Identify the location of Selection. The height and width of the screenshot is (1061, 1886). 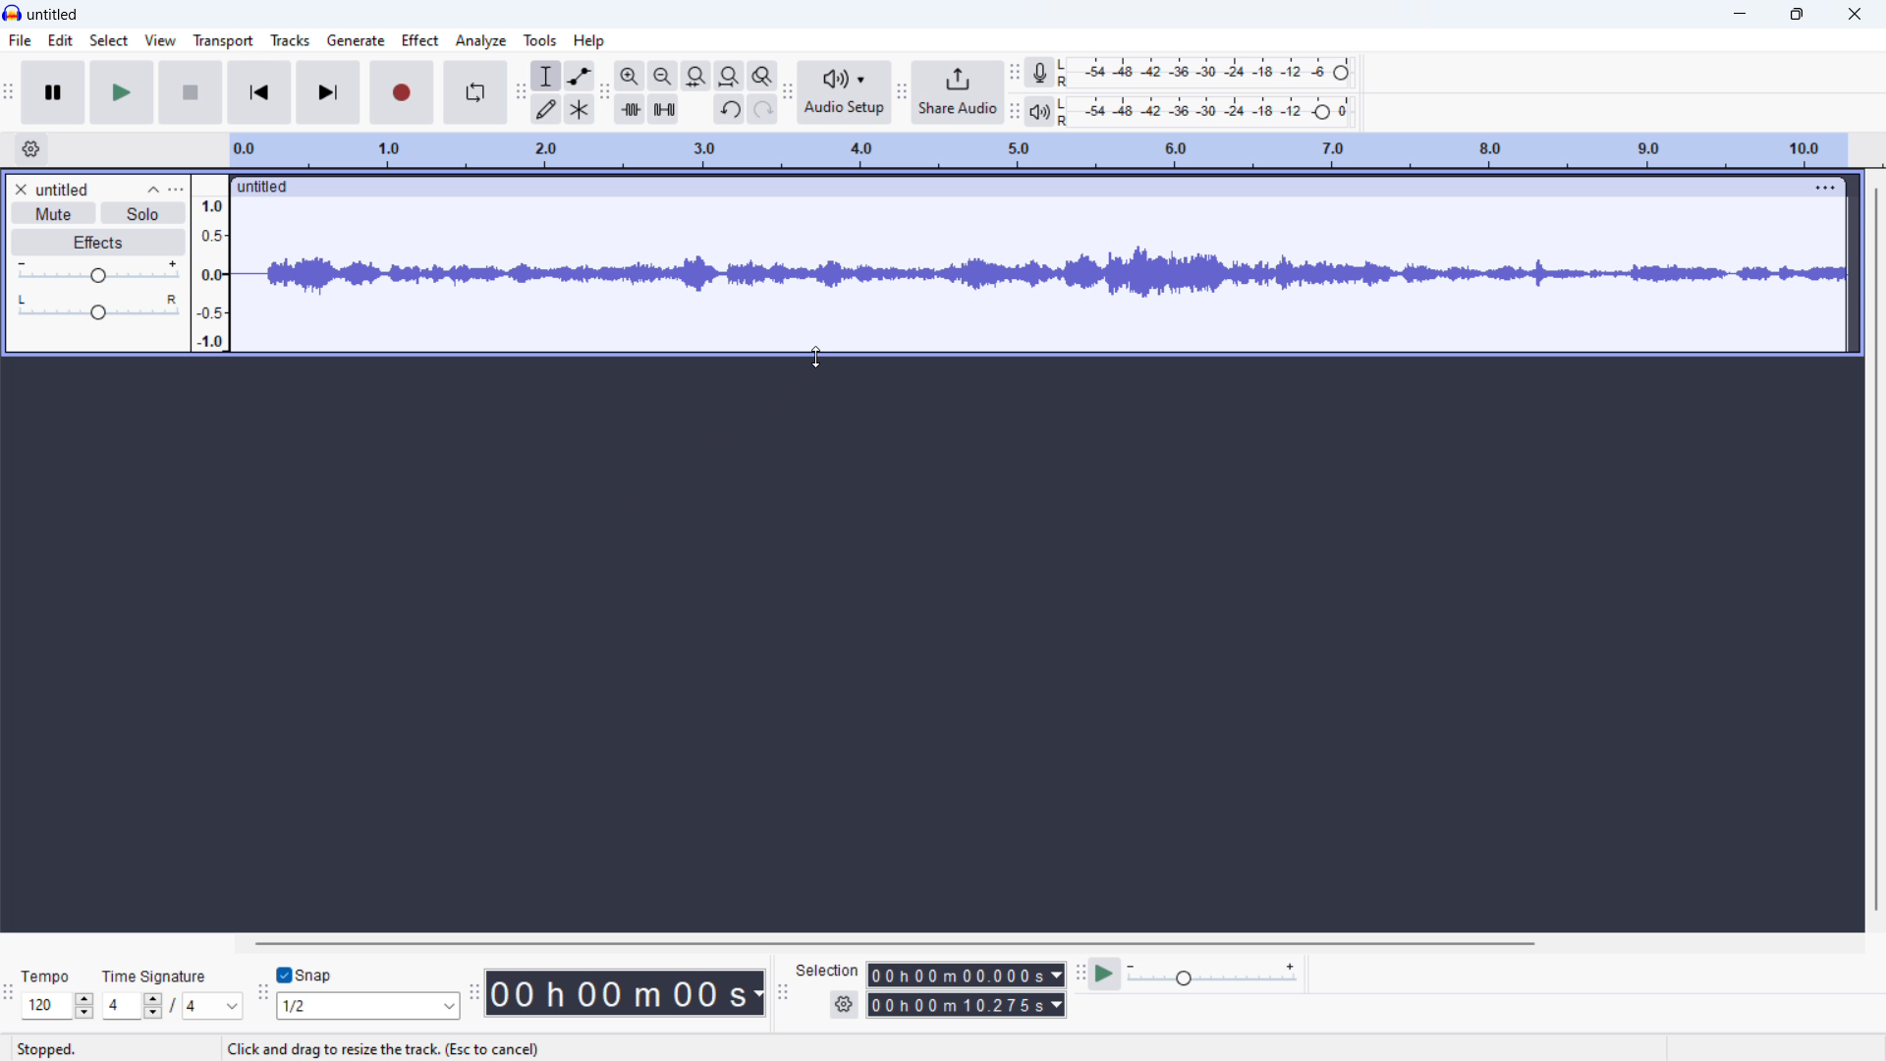
(829, 970).